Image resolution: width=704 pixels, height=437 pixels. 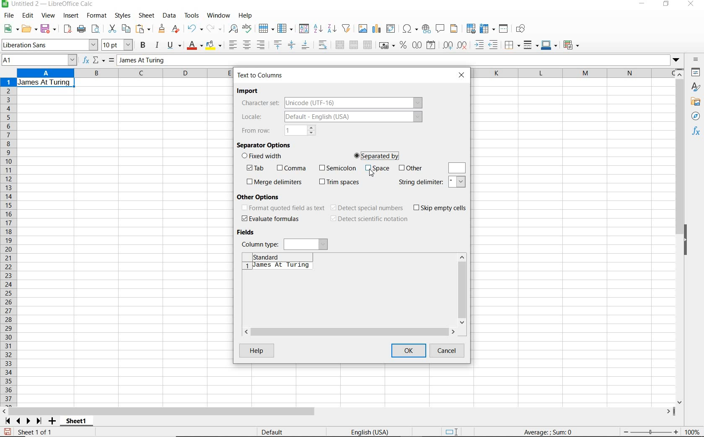 What do you see at coordinates (278, 130) in the screenshot?
I see `from row` at bounding box center [278, 130].